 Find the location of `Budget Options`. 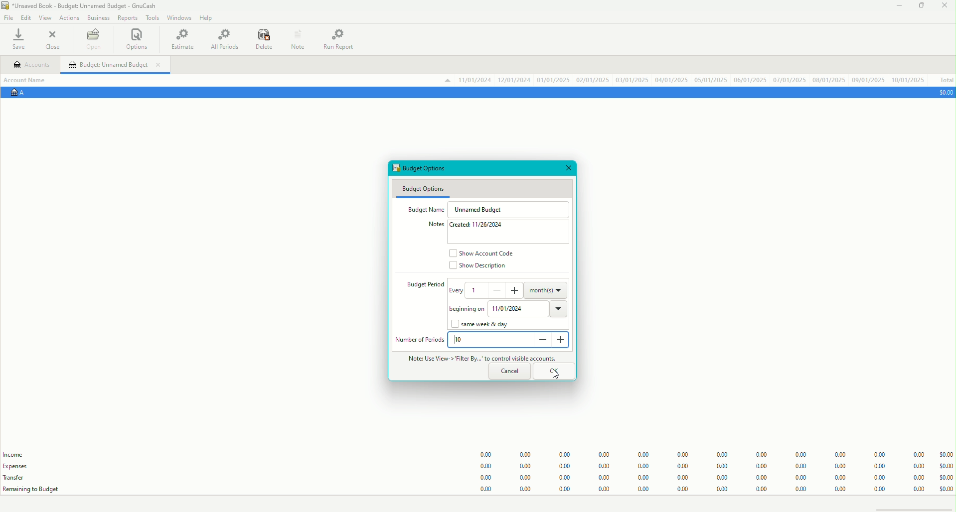

Budget Options is located at coordinates (426, 169).